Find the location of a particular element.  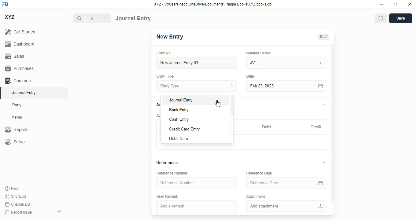

entry type is located at coordinates (165, 76).